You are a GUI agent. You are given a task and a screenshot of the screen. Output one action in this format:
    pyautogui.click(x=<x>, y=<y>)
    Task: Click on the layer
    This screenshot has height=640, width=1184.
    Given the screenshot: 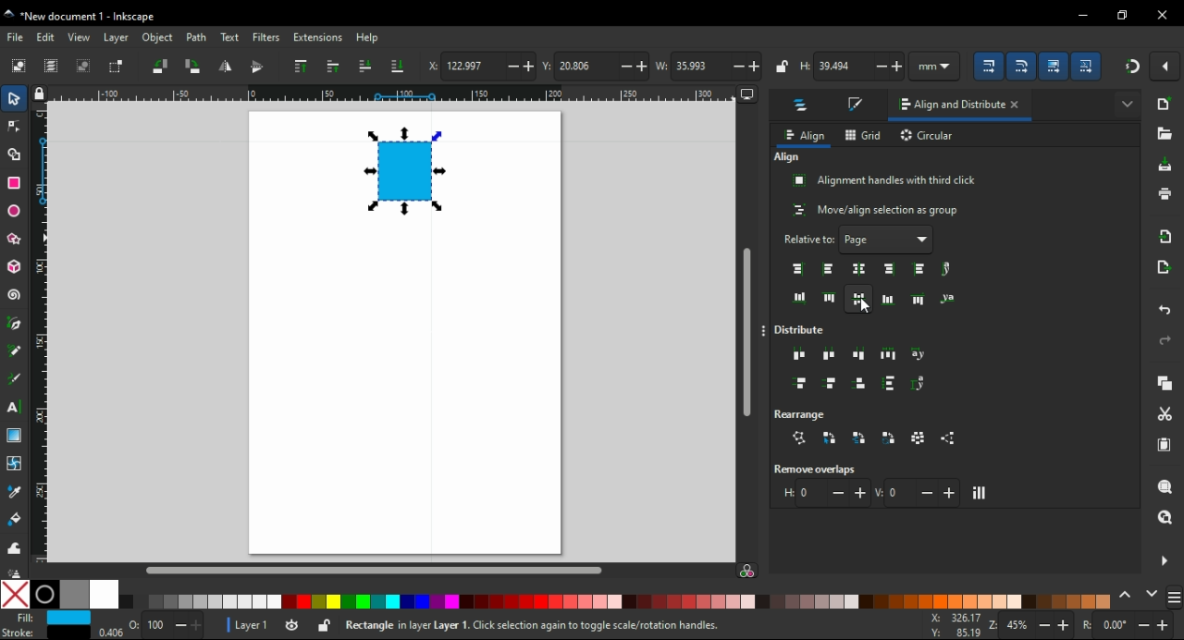 What is the action you would take?
    pyautogui.click(x=245, y=624)
    